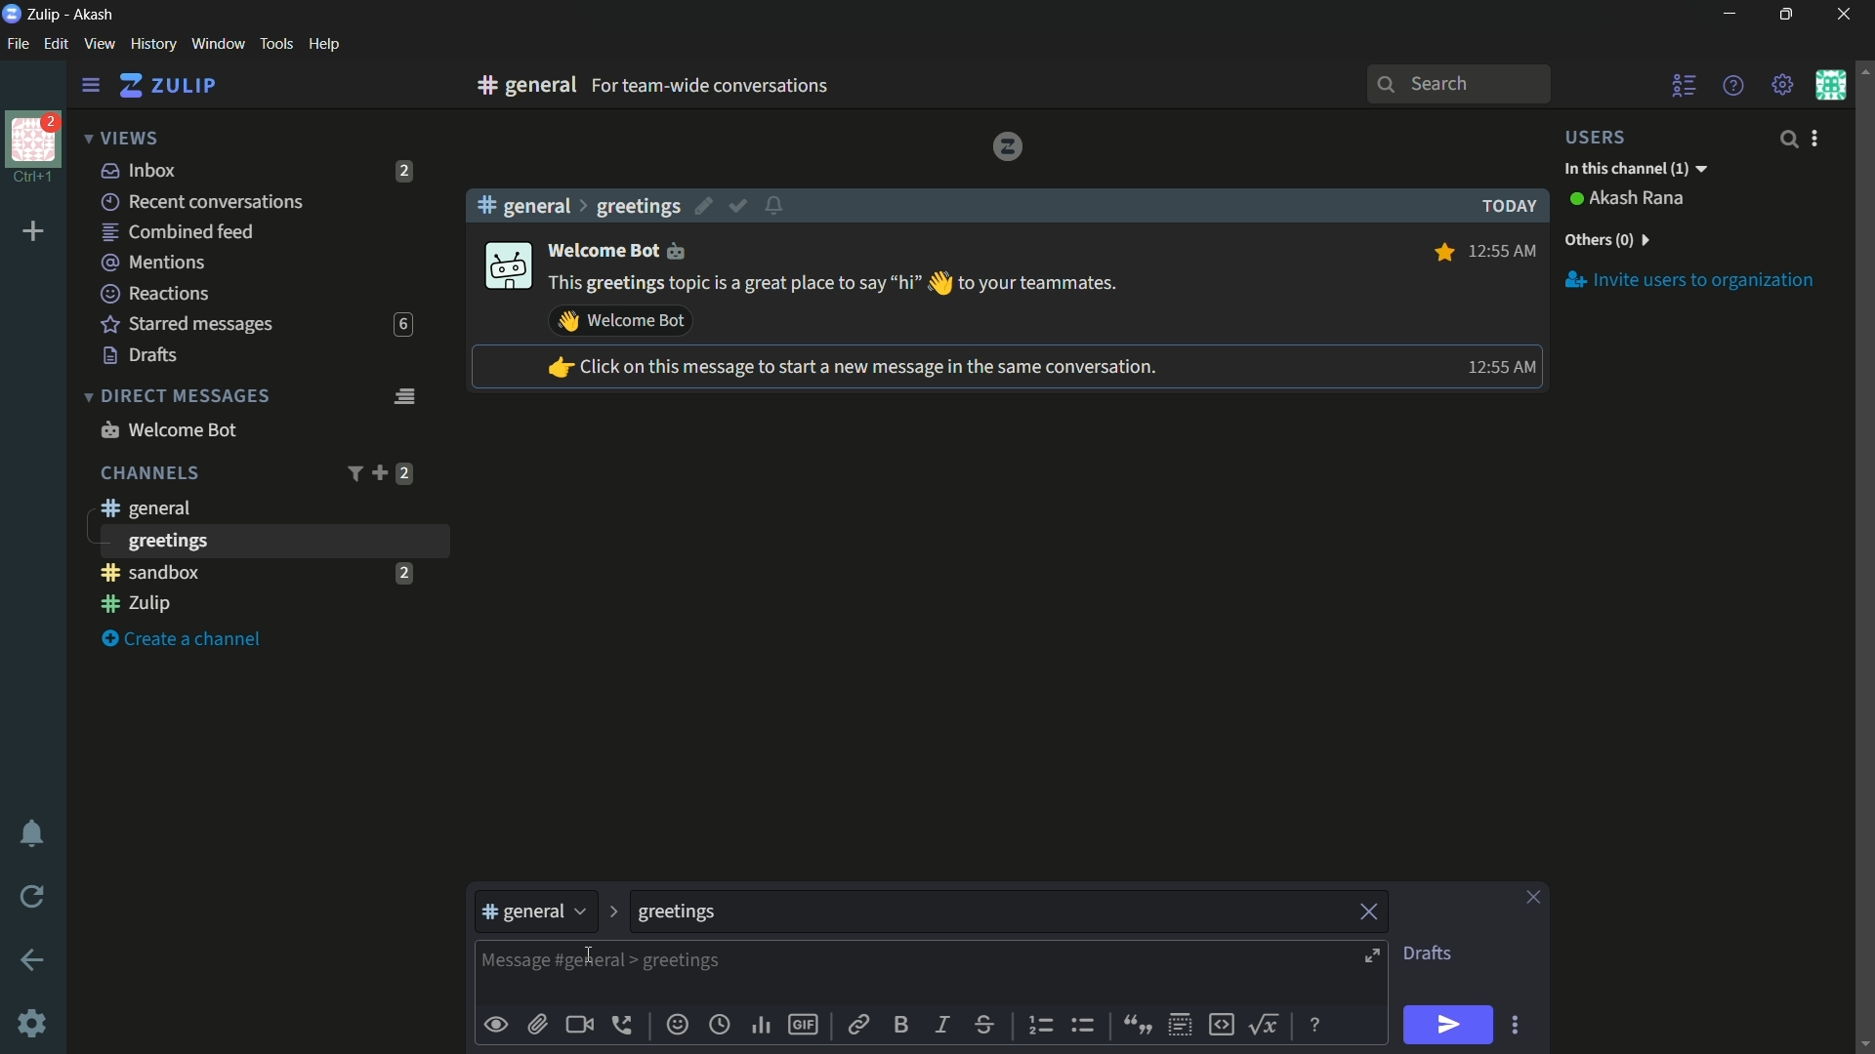  Describe the element at coordinates (177, 233) in the screenshot. I see `combined feed` at that location.